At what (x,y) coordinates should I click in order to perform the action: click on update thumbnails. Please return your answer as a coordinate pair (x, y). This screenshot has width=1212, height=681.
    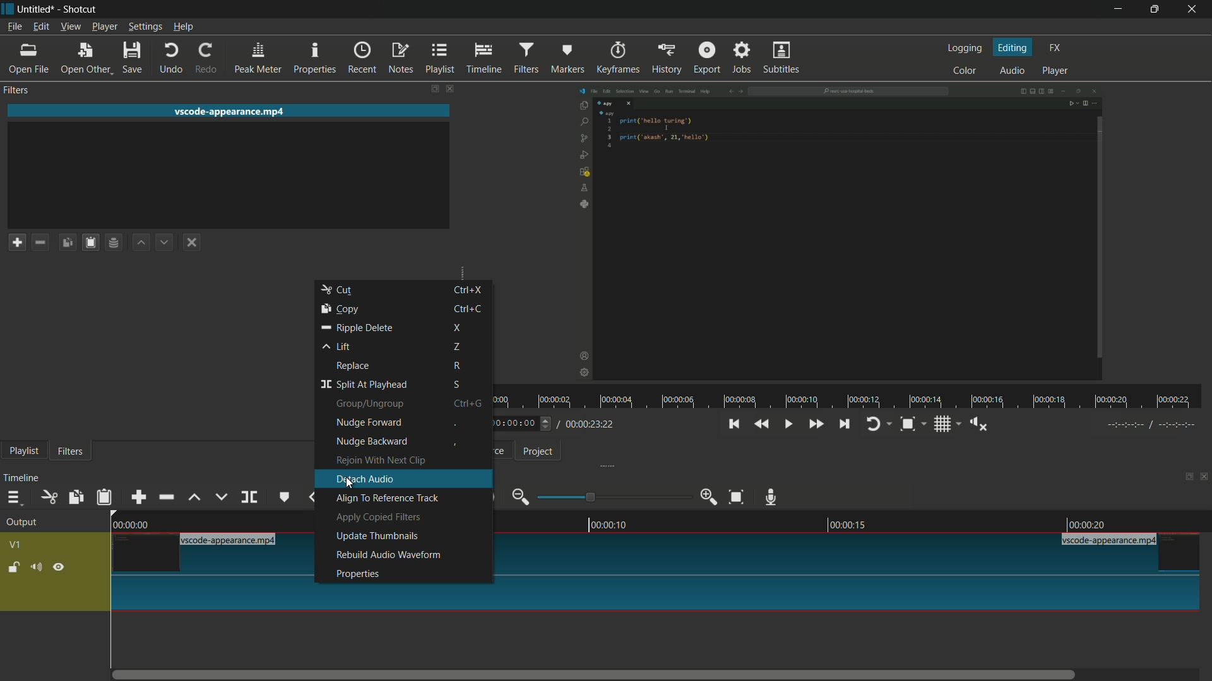
    Looking at the image, I should click on (377, 536).